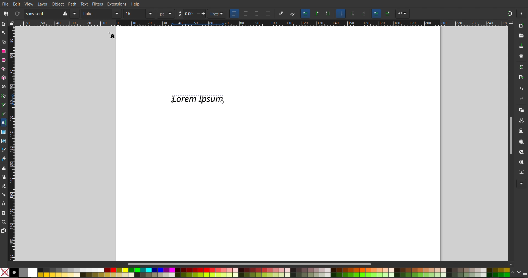  What do you see at coordinates (376, 13) in the screenshot?
I see `Left to Right` at bounding box center [376, 13].